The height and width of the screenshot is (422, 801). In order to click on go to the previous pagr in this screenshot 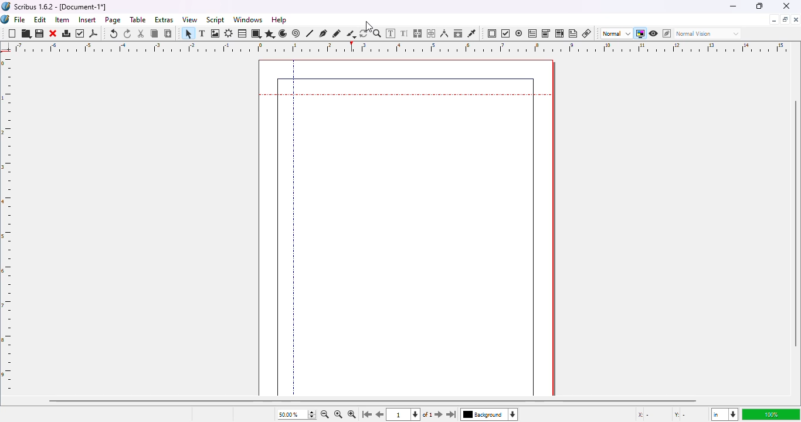, I will do `click(381, 415)`.